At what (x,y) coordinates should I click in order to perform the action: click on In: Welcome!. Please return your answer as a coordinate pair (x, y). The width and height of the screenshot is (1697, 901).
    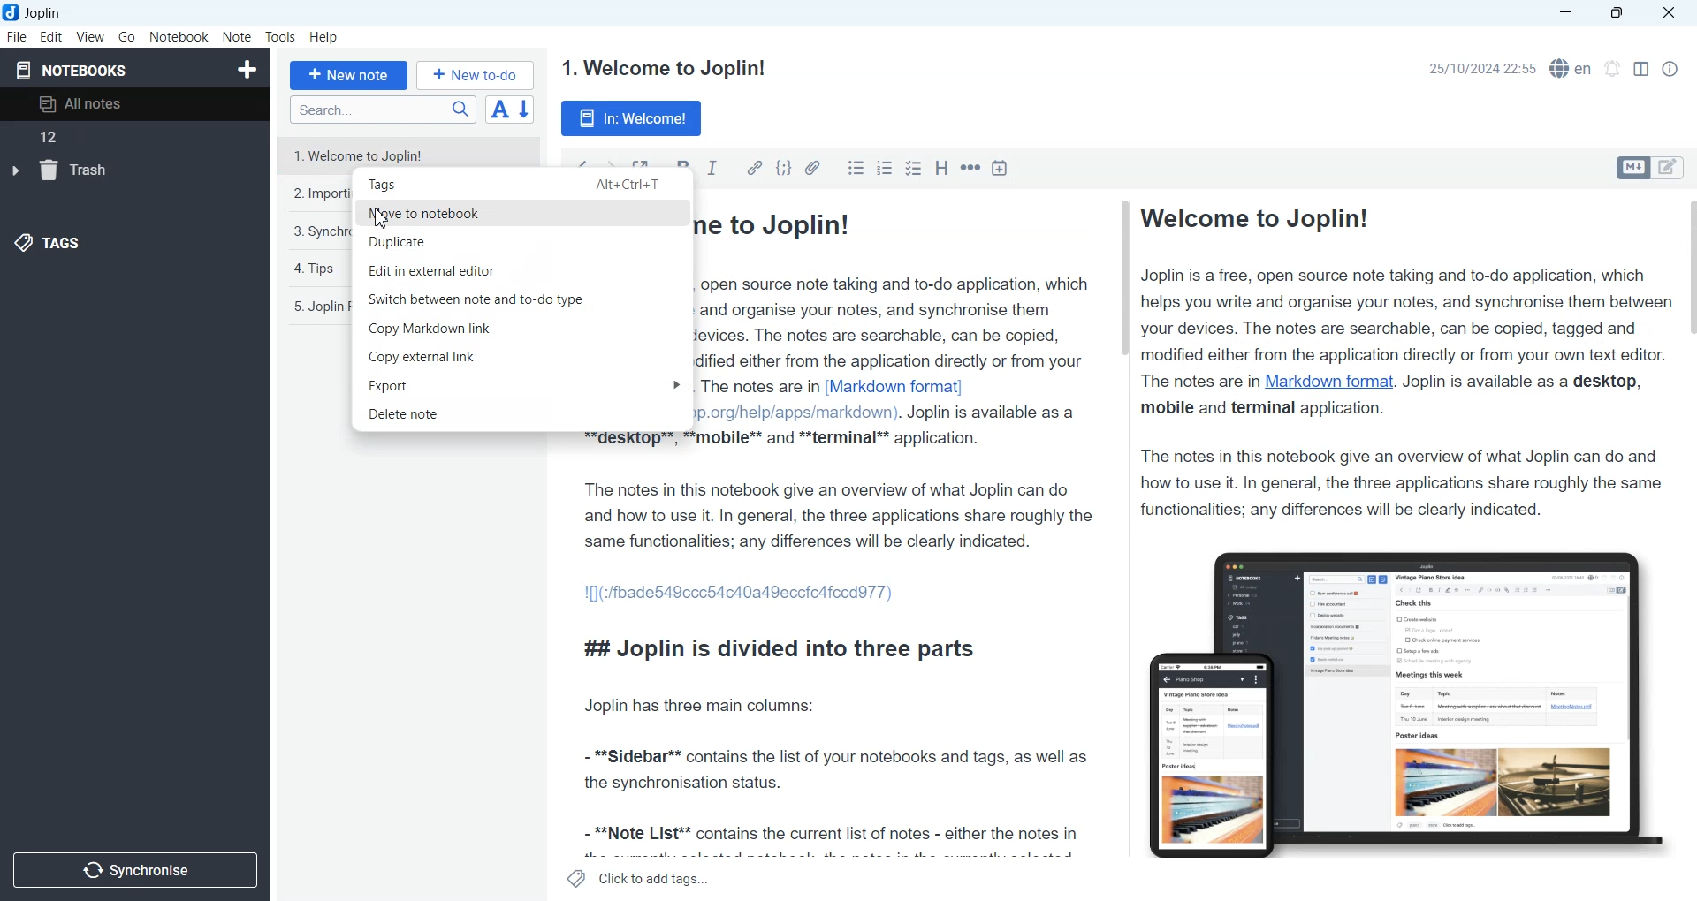
    Looking at the image, I should click on (632, 118).